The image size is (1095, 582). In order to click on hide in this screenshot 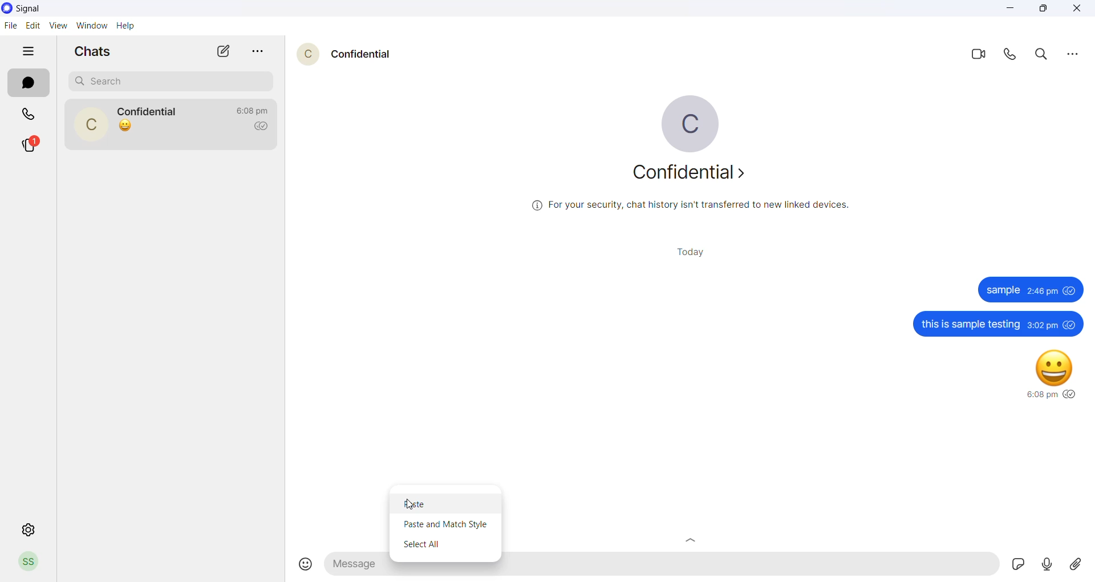, I will do `click(30, 51)`.